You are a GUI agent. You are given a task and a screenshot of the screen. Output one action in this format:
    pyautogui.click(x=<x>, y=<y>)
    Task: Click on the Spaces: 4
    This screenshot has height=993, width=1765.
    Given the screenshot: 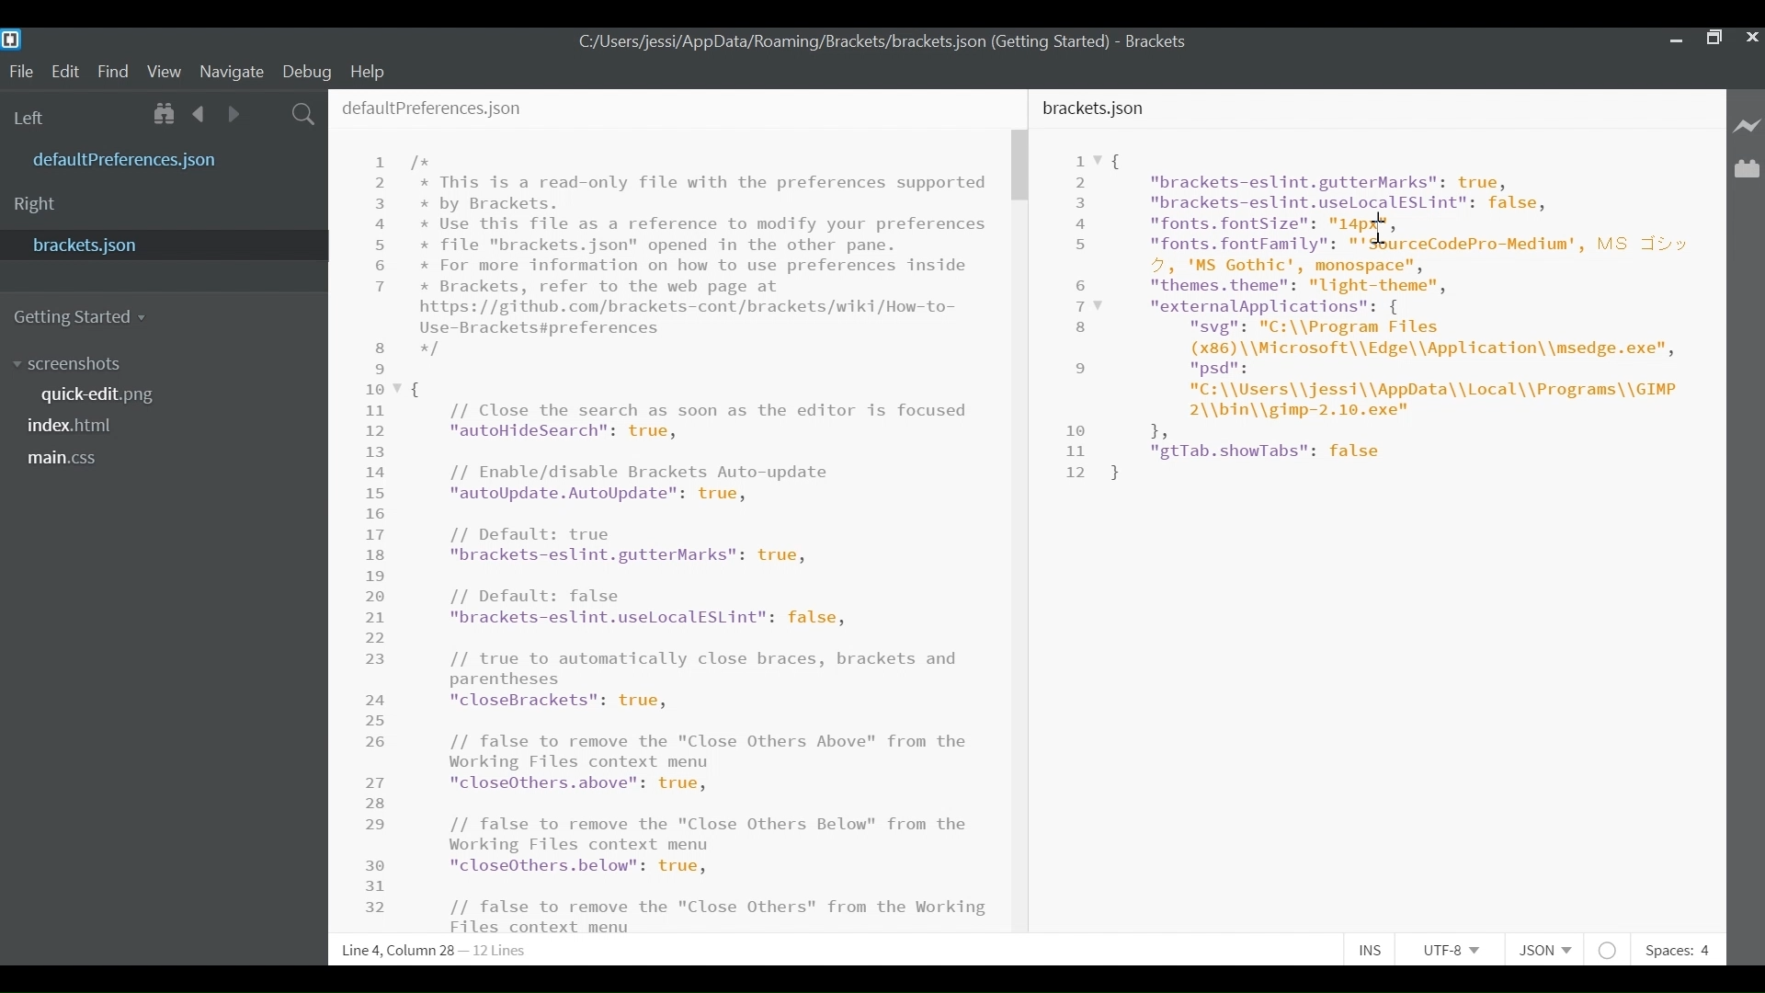 What is the action you would take?
    pyautogui.click(x=1676, y=950)
    